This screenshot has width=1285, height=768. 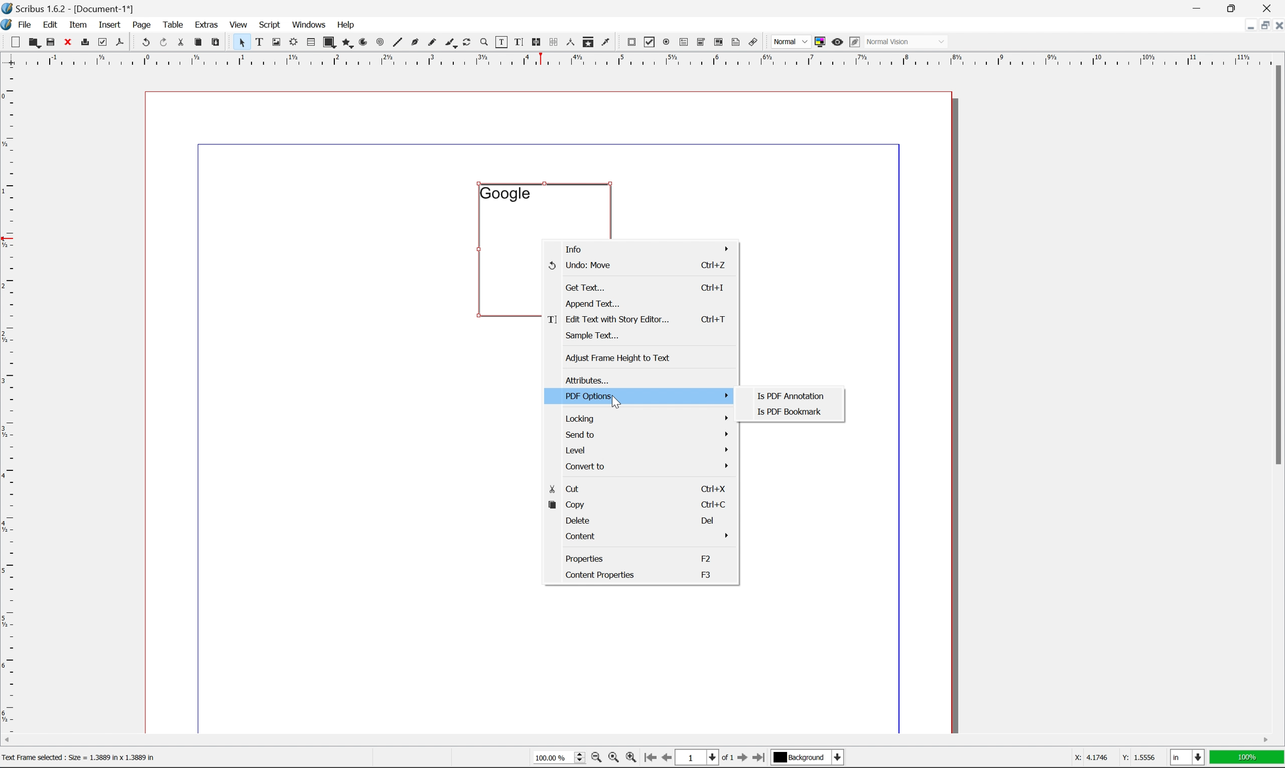 What do you see at coordinates (649, 465) in the screenshot?
I see `convert to` at bounding box center [649, 465].